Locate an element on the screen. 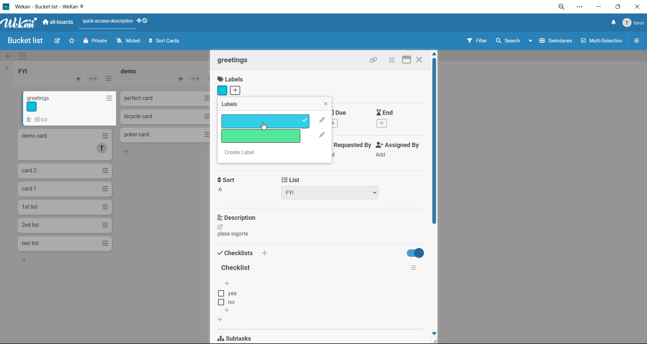 This screenshot has height=344, width=647. subtasks is located at coordinates (240, 337).